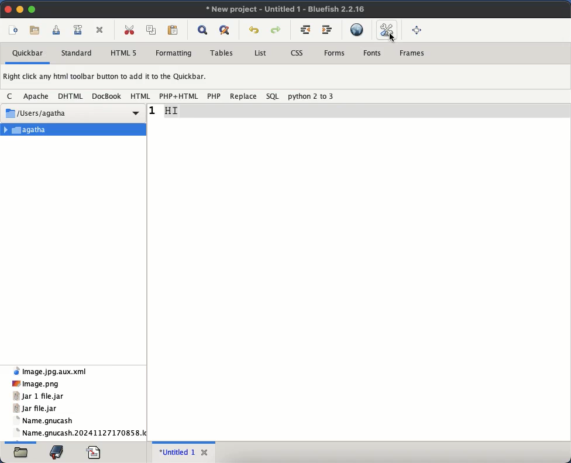 This screenshot has width=571, height=463. Describe the element at coordinates (335, 53) in the screenshot. I see `forms` at that location.